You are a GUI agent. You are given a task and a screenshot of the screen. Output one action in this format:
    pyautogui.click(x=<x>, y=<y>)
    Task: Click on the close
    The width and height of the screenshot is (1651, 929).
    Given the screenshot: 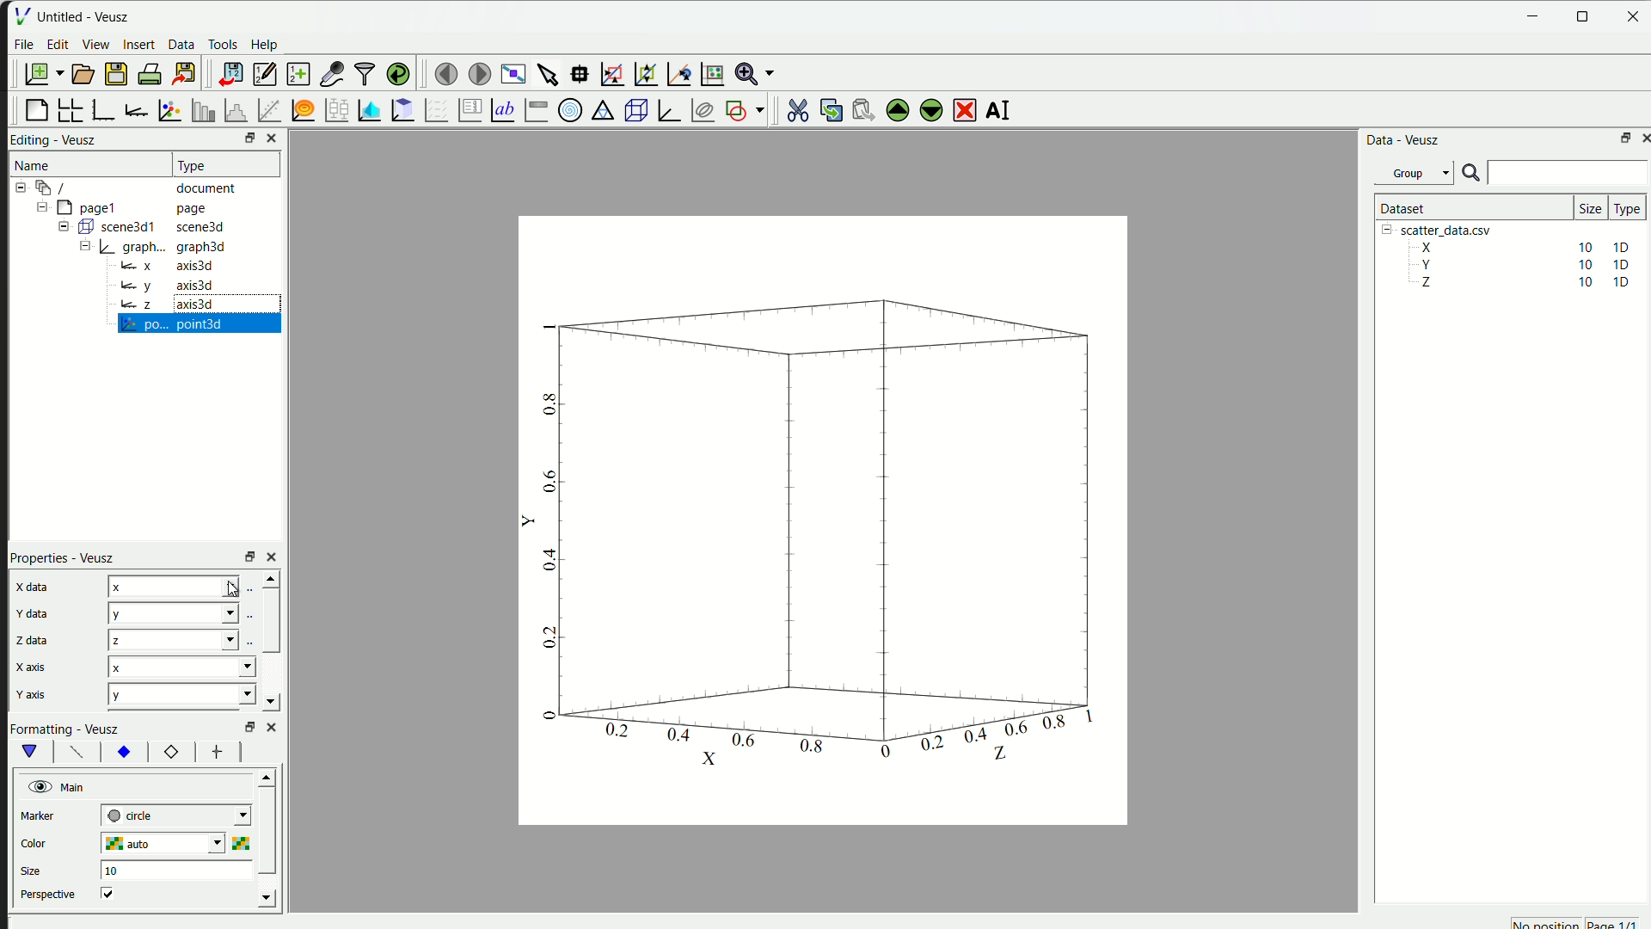 What is the action you would take?
    pyautogui.click(x=274, y=557)
    